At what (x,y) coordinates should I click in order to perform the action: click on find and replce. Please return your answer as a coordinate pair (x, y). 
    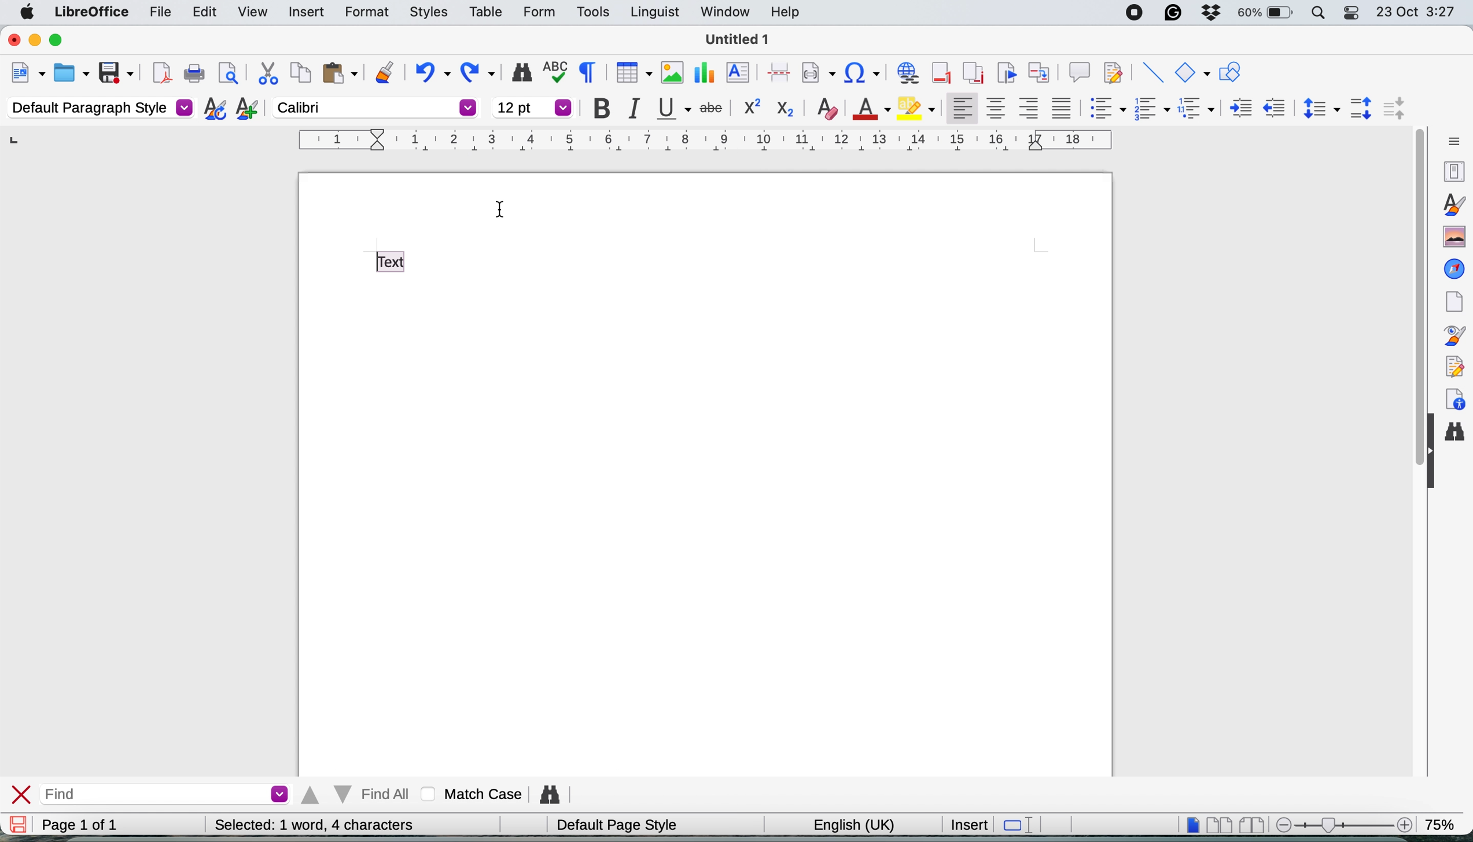
    Looking at the image, I should click on (547, 795).